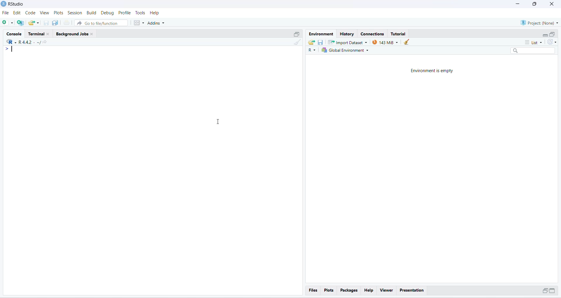 The image size is (561, 298). I want to click on background jobs, so click(72, 35).